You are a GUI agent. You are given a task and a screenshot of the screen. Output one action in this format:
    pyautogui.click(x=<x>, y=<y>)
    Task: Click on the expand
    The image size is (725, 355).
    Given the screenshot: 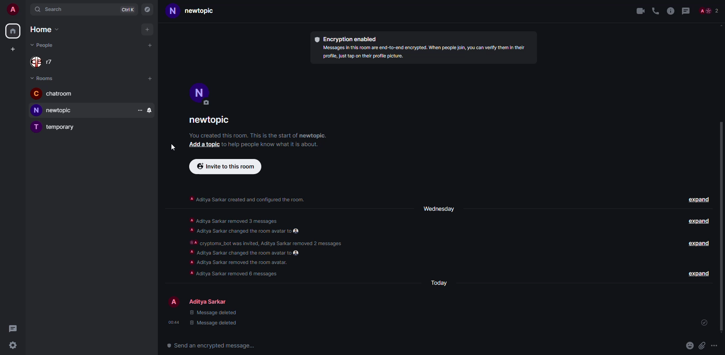 What is the action you would take?
    pyautogui.click(x=700, y=221)
    